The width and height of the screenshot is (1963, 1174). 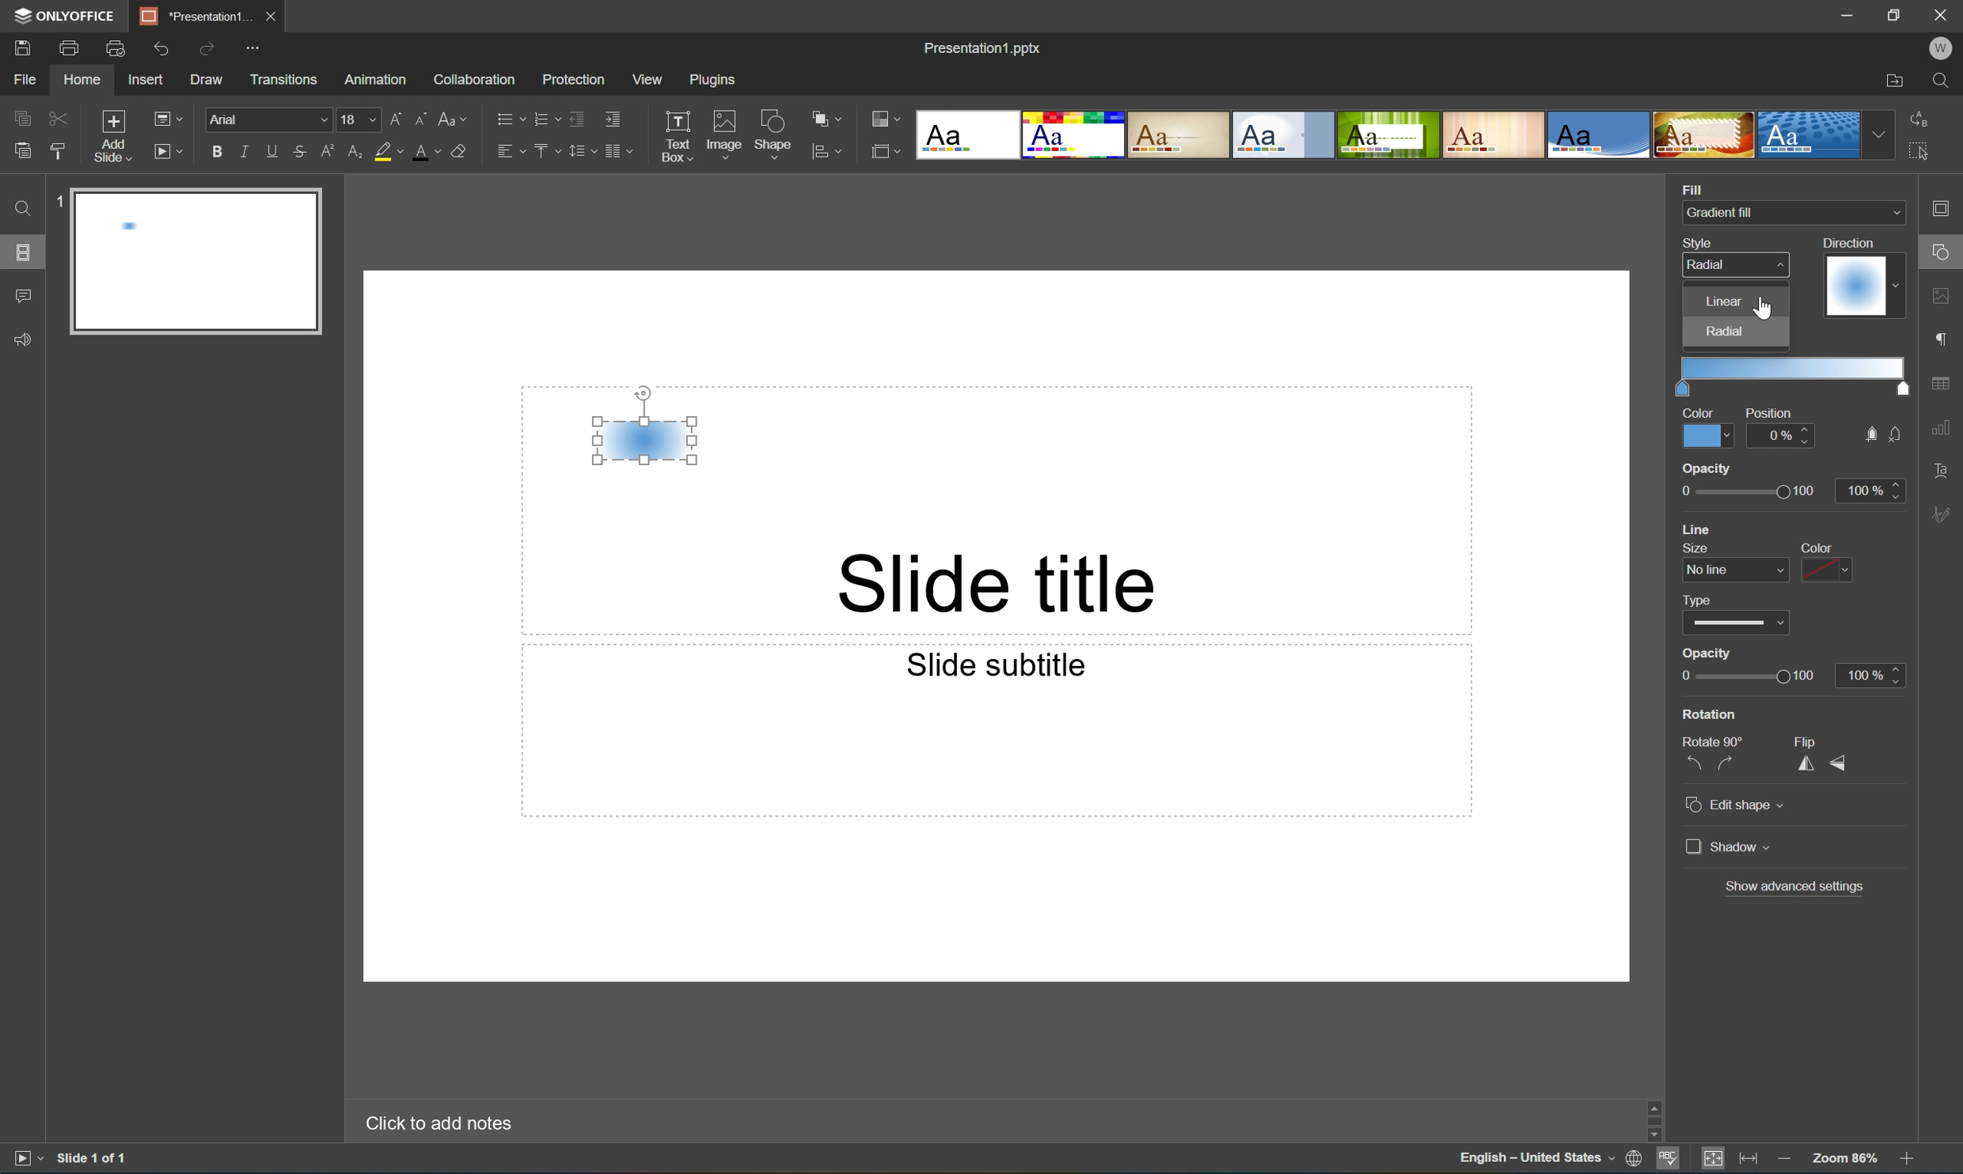 I want to click on Insert, so click(x=145, y=80).